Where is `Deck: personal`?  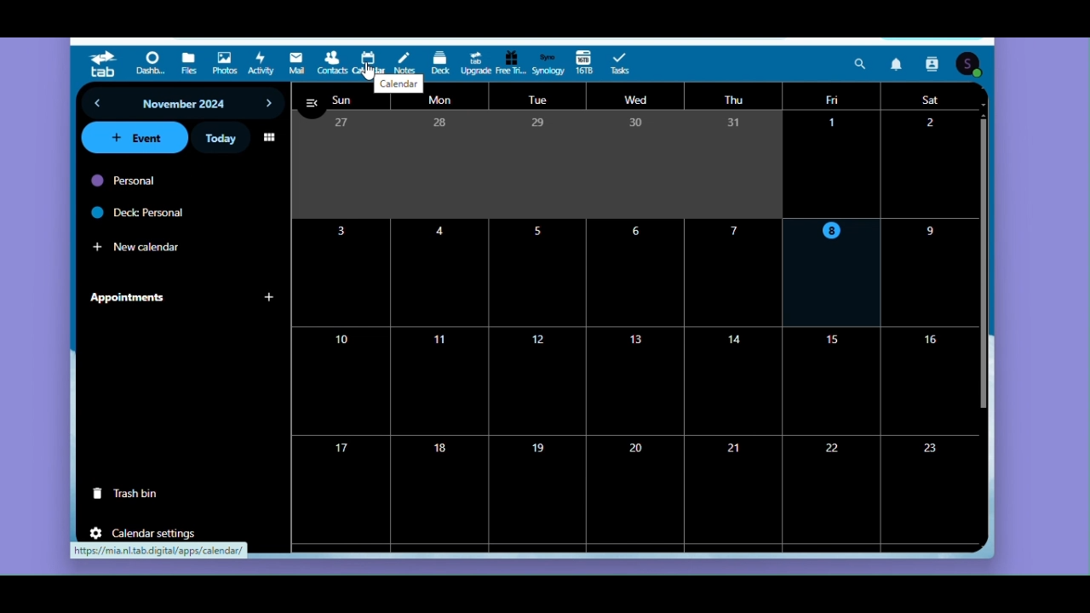 Deck: personal is located at coordinates (157, 212).